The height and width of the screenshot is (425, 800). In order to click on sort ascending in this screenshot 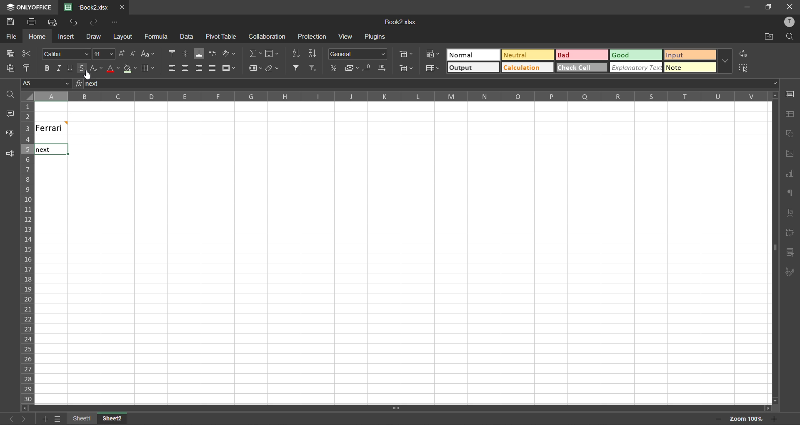, I will do `click(297, 53)`.